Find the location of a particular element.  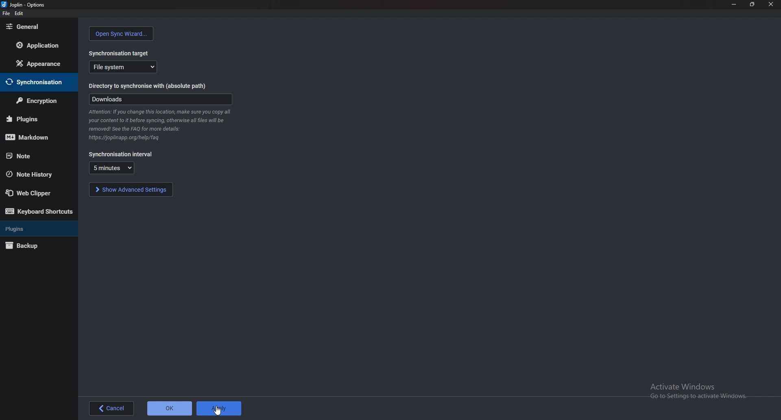

note is located at coordinates (31, 156).